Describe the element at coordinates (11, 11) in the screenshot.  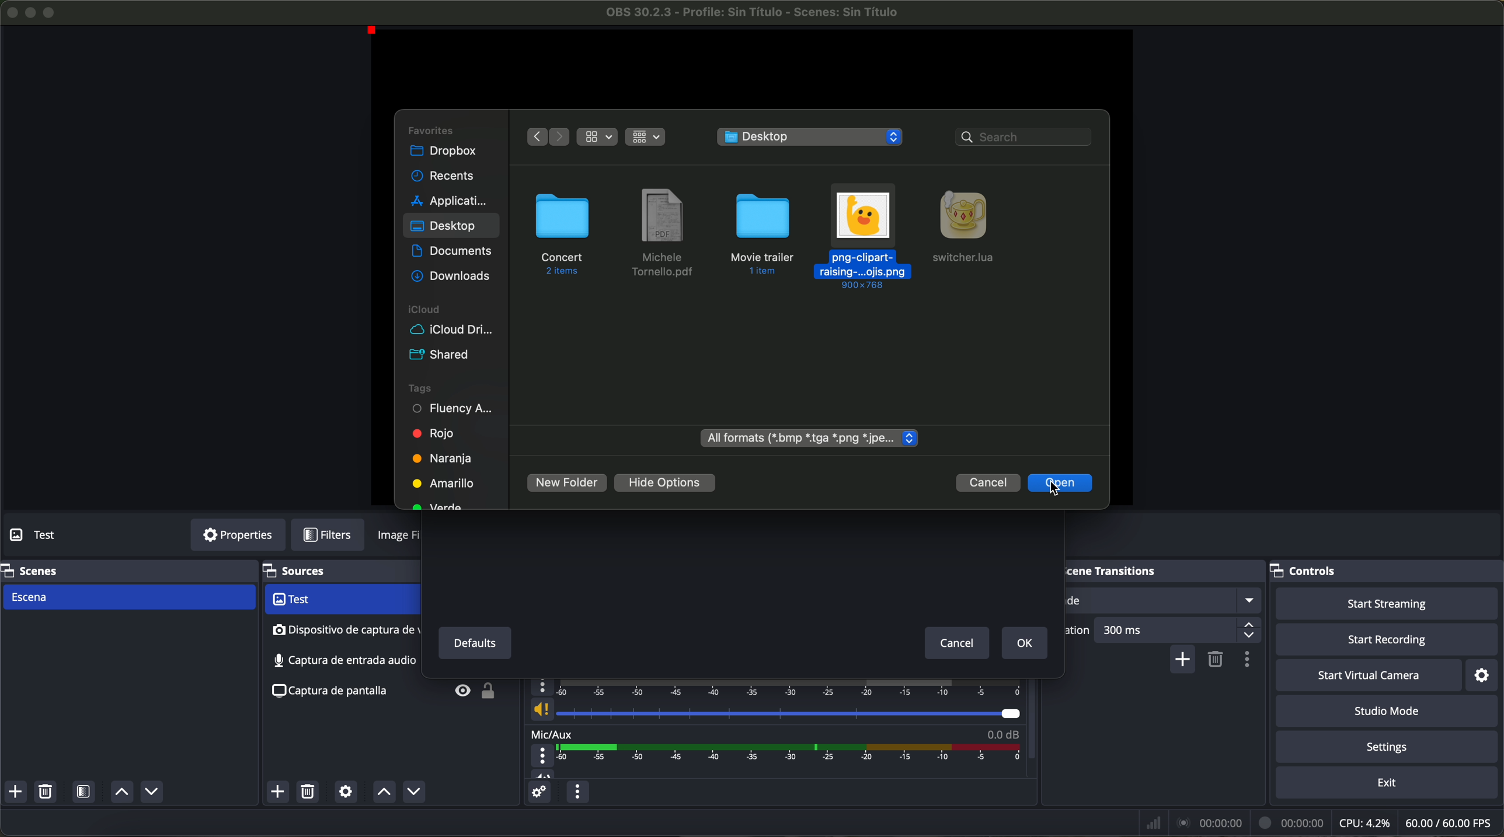
I see `close program` at that location.